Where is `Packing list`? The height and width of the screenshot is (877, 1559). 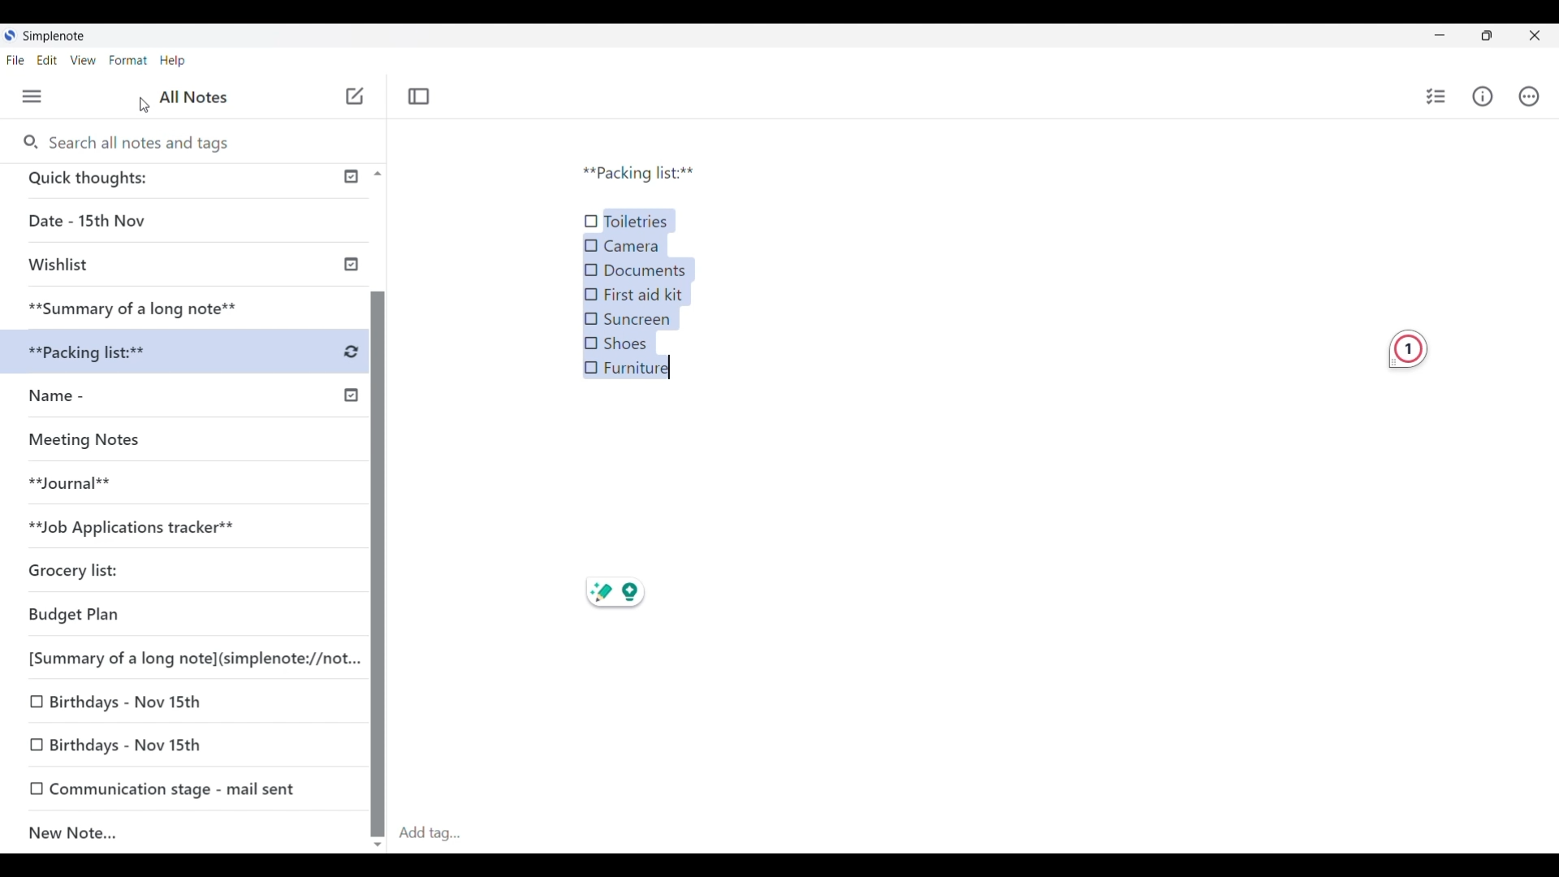
Packing list is located at coordinates (642, 172).